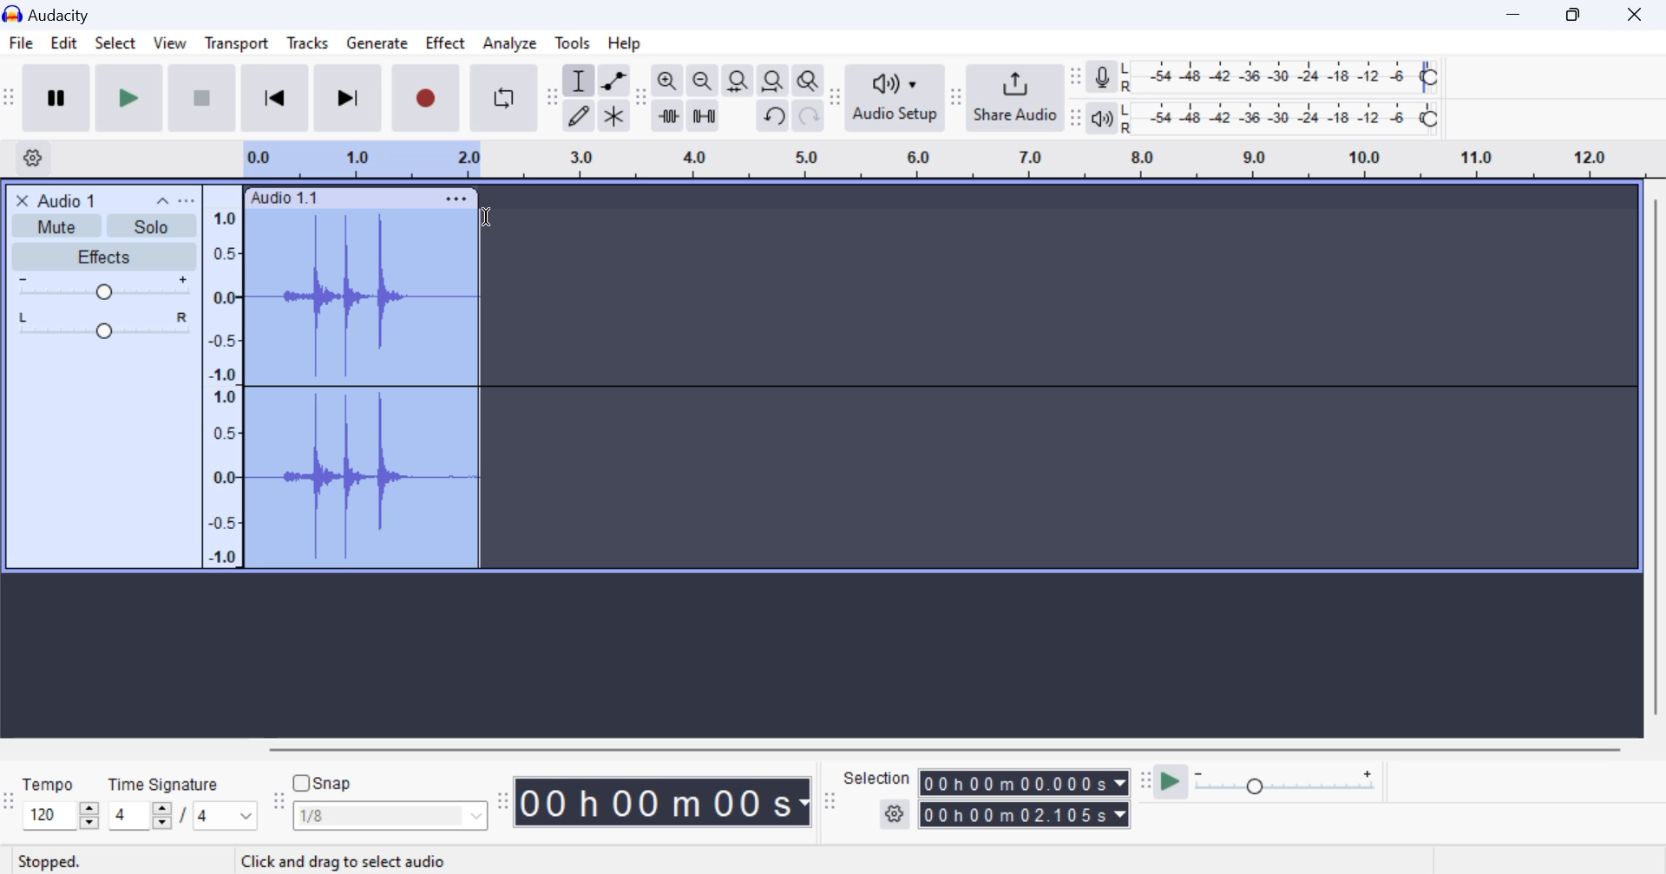  Describe the element at coordinates (809, 116) in the screenshot. I see `redo` at that location.